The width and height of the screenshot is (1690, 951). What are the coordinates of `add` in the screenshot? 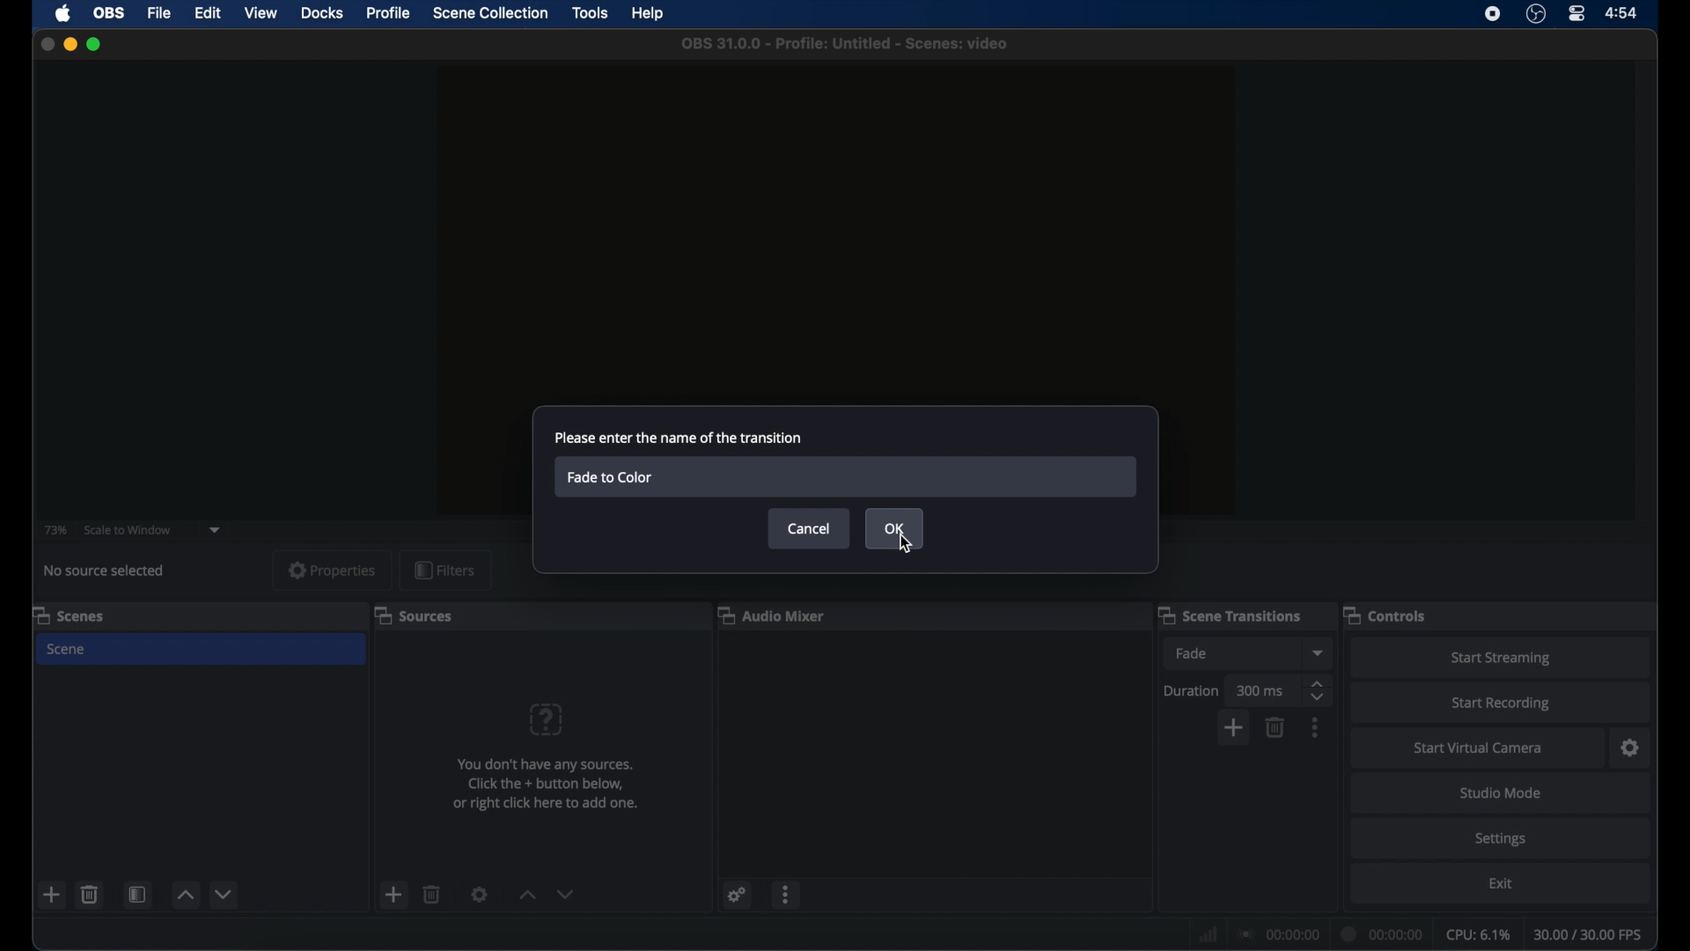 It's located at (394, 894).